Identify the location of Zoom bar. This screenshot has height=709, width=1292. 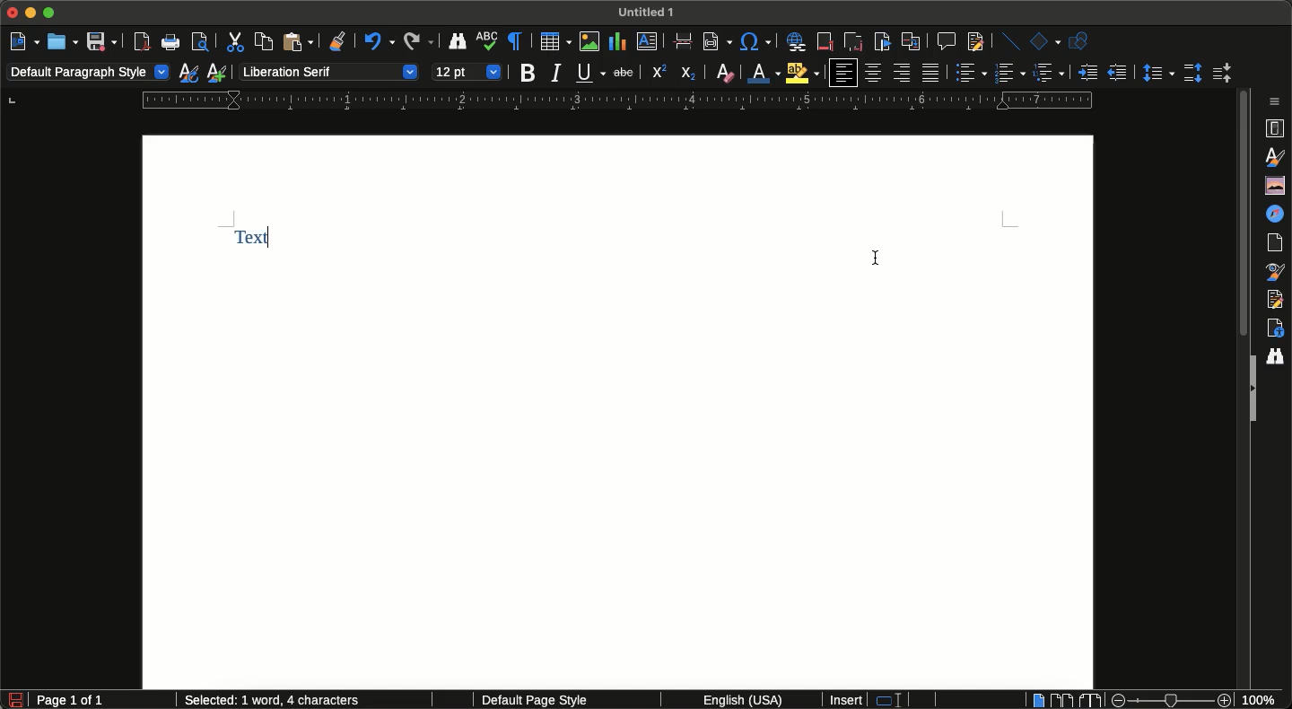
(1169, 700).